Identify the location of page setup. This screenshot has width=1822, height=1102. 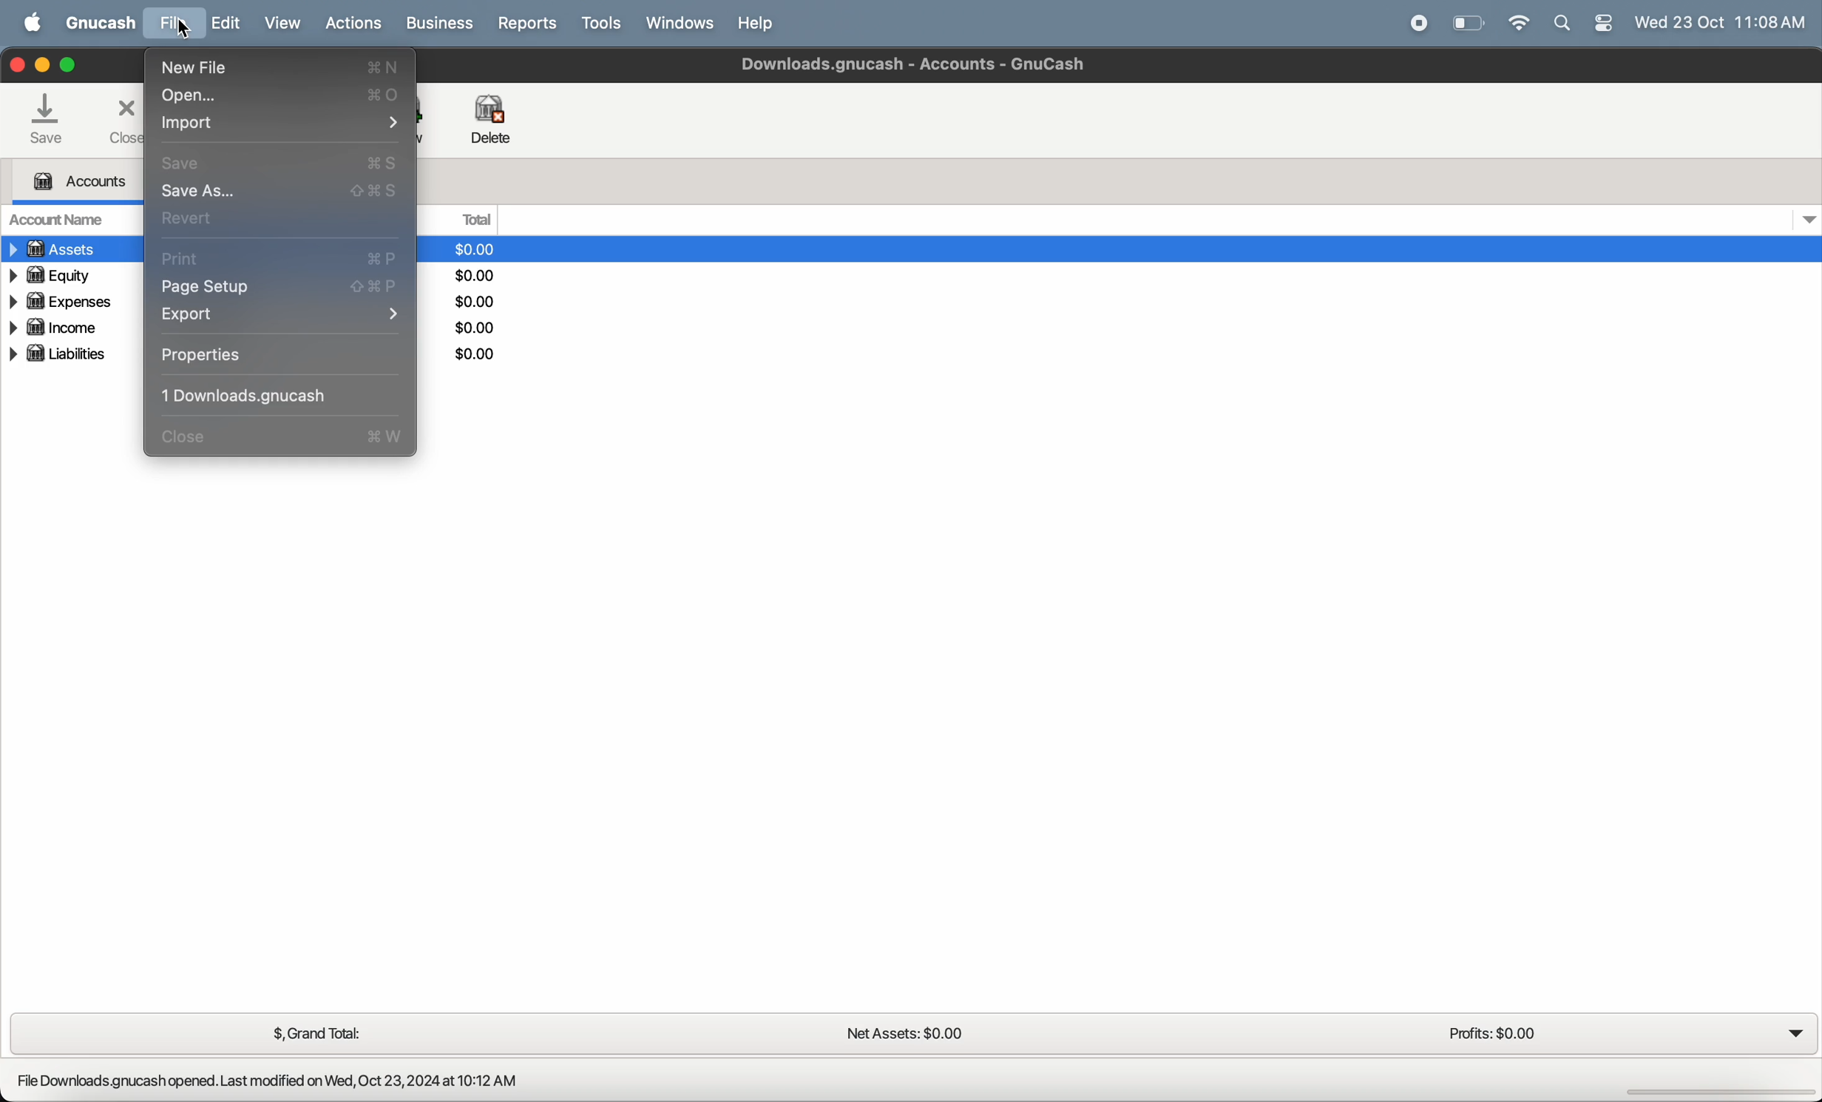
(271, 288).